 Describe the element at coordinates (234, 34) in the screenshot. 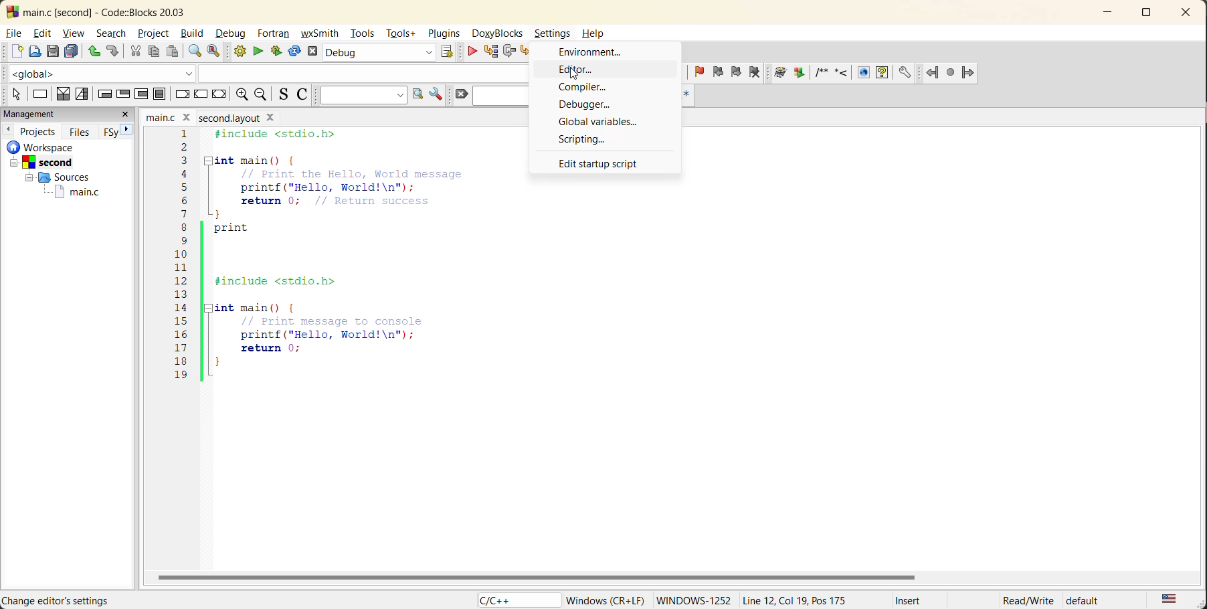

I see `debug` at that location.